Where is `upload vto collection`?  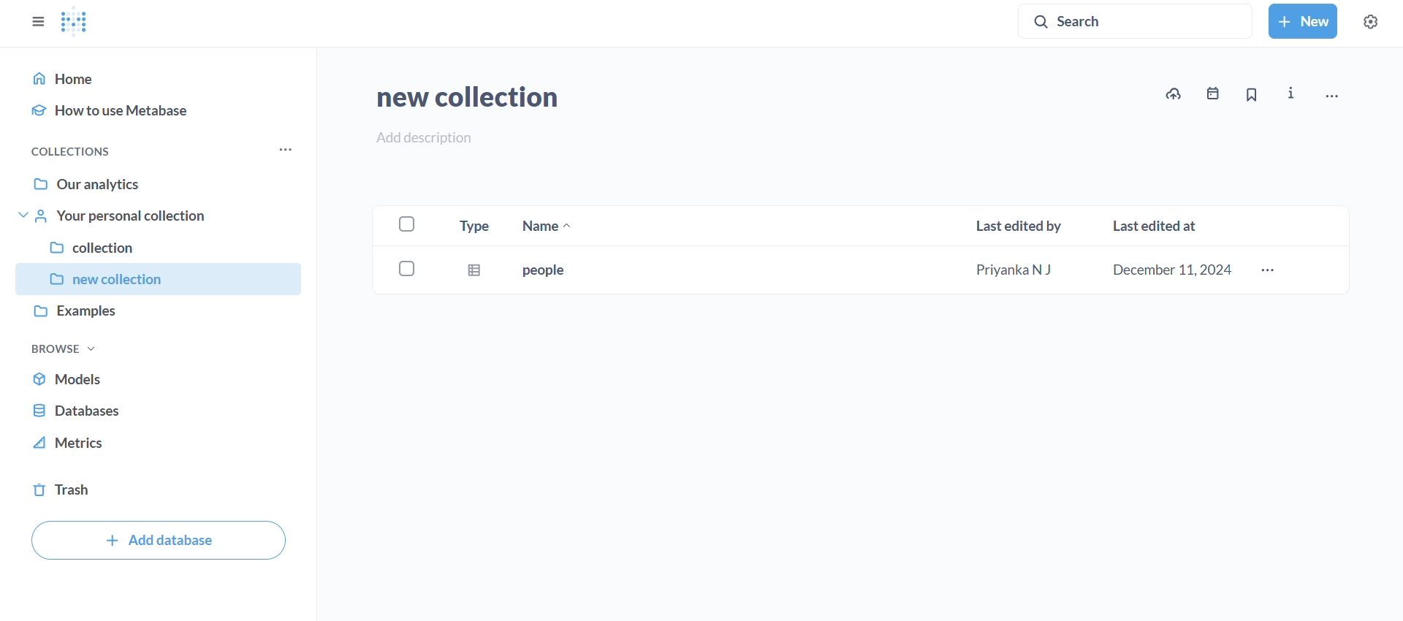 upload vto collection is located at coordinates (1173, 94).